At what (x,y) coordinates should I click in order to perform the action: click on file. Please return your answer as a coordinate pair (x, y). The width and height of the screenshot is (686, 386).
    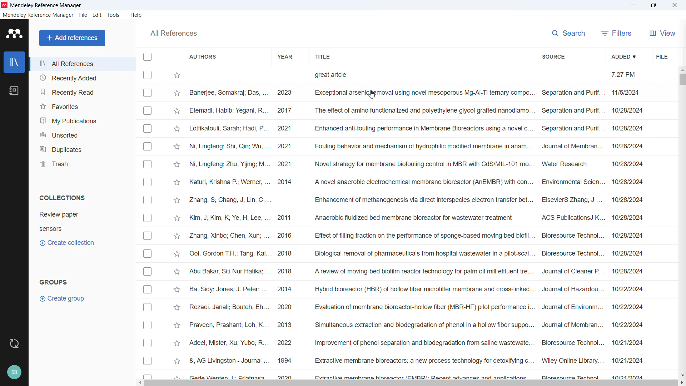
    Looking at the image, I should click on (83, 15).